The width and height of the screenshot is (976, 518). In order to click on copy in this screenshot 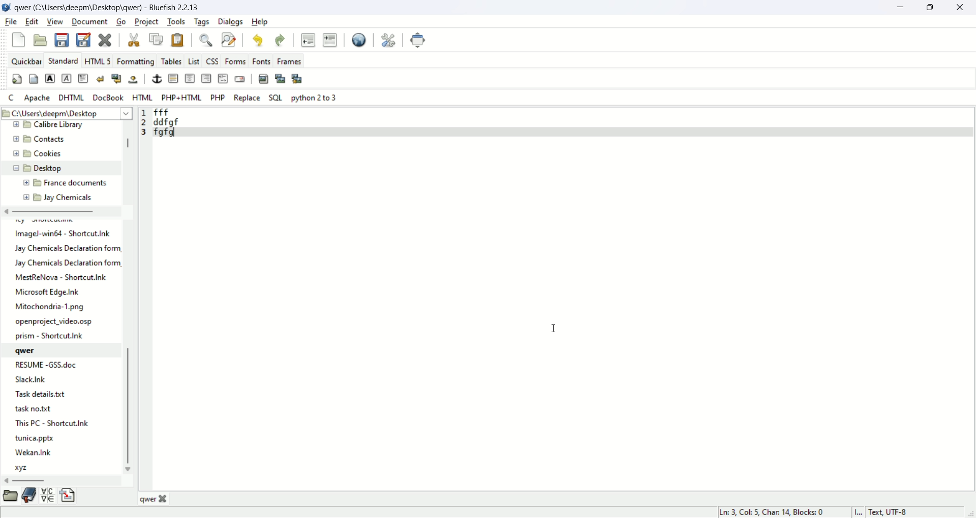, I will do `click(155, 38)`.